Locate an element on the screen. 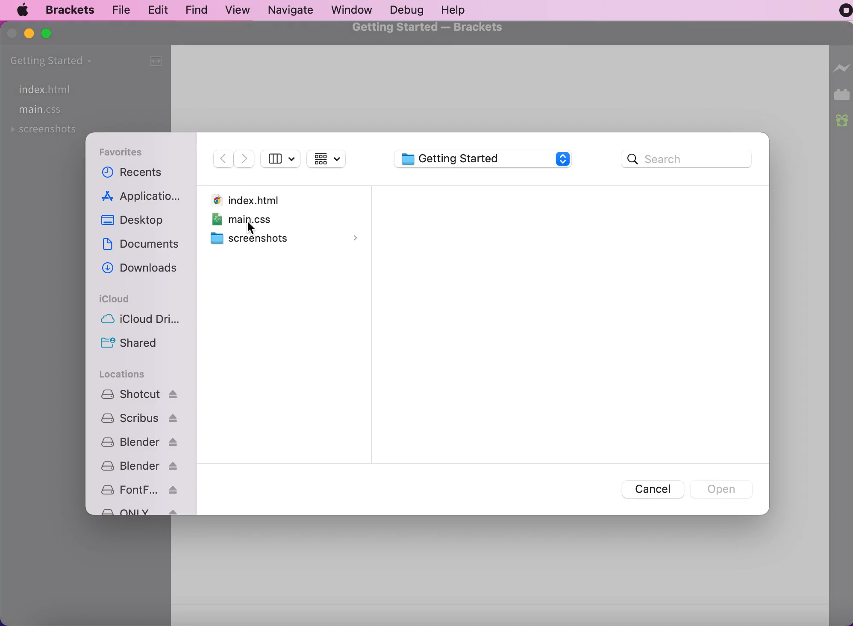 Image resolution: width=853 pixels, height=626 pixels. mac logo is located at coordinates (23, 12).